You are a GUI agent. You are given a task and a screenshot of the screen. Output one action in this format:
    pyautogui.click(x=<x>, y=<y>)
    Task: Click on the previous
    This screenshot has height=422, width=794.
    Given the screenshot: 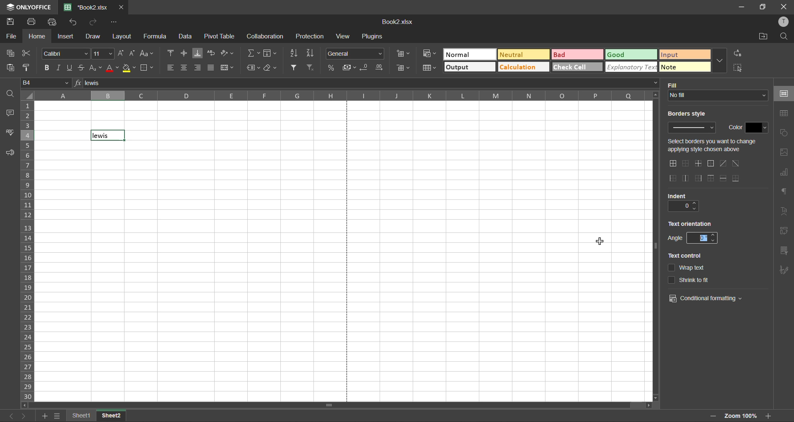 What is the action you would take?
    pyautogui.click(x=12, y=417)
    